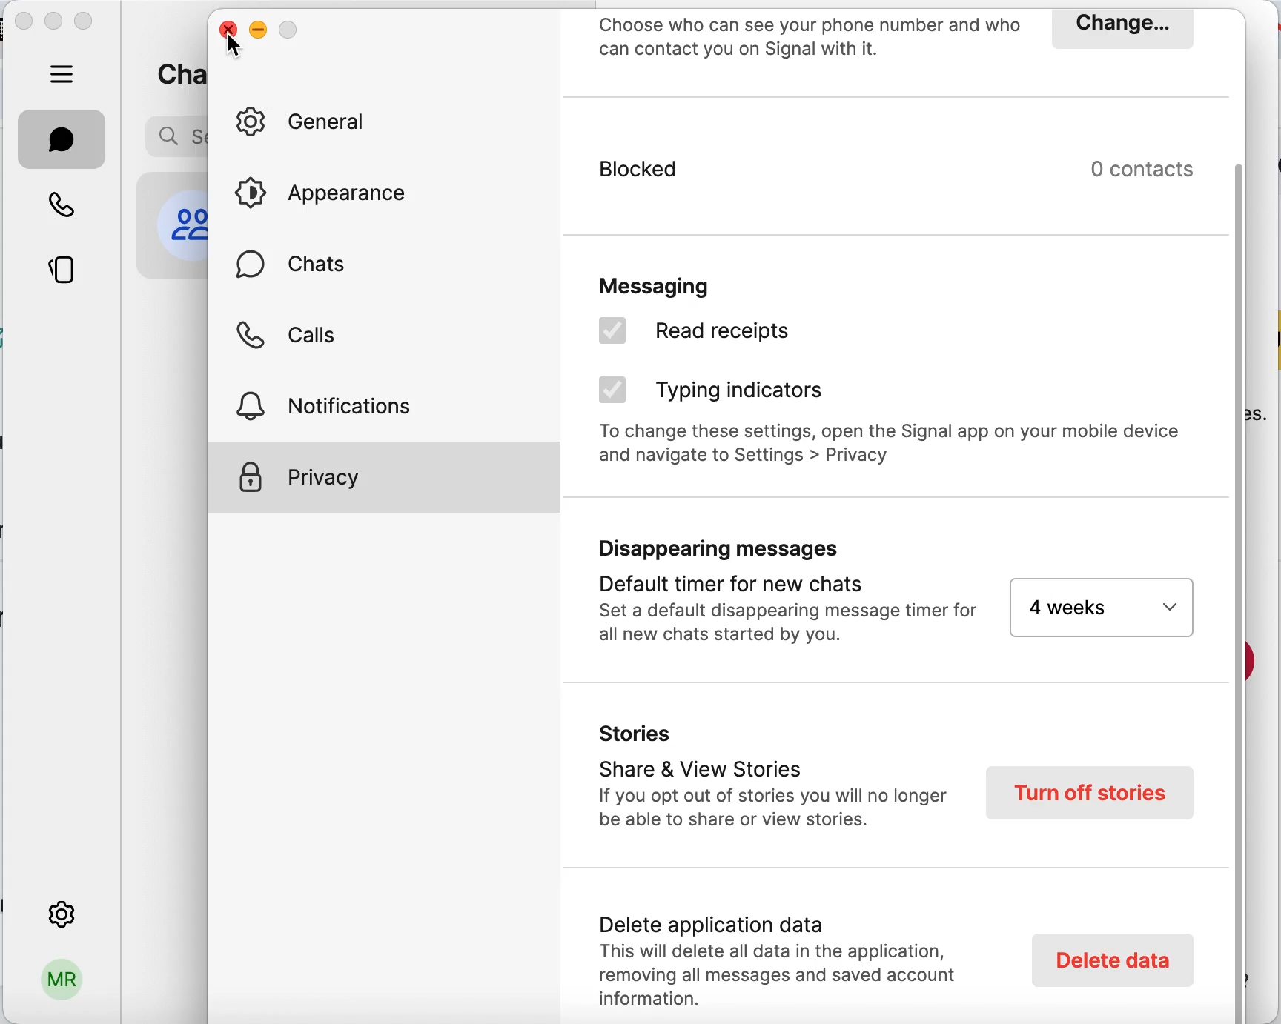  I want to click on hide tabs, so click(63, 73).